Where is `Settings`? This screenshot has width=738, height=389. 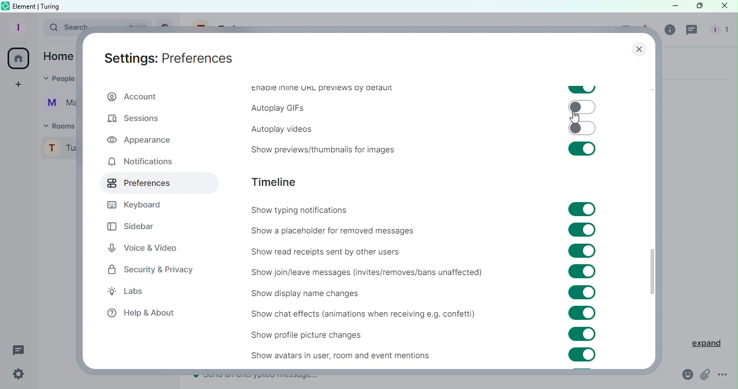 Settings is located at coordinates (18, 374).